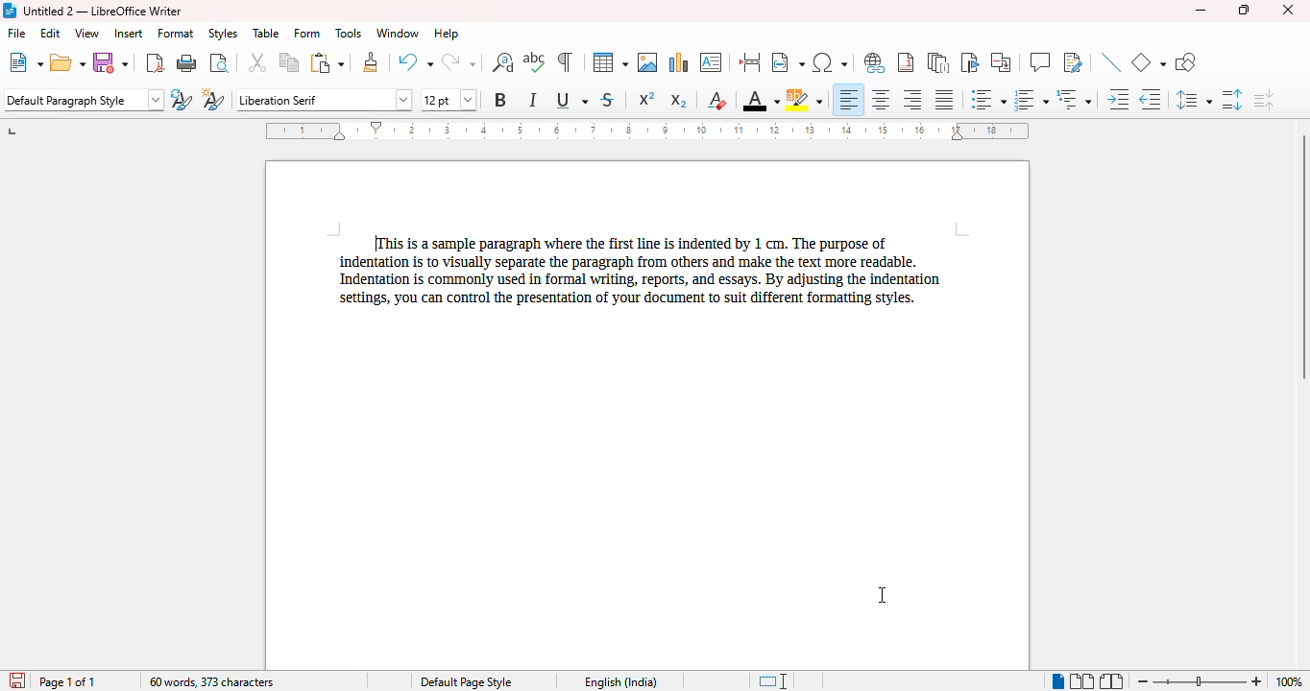  I want to click on vertical scroll bar, so click(1301, 256).